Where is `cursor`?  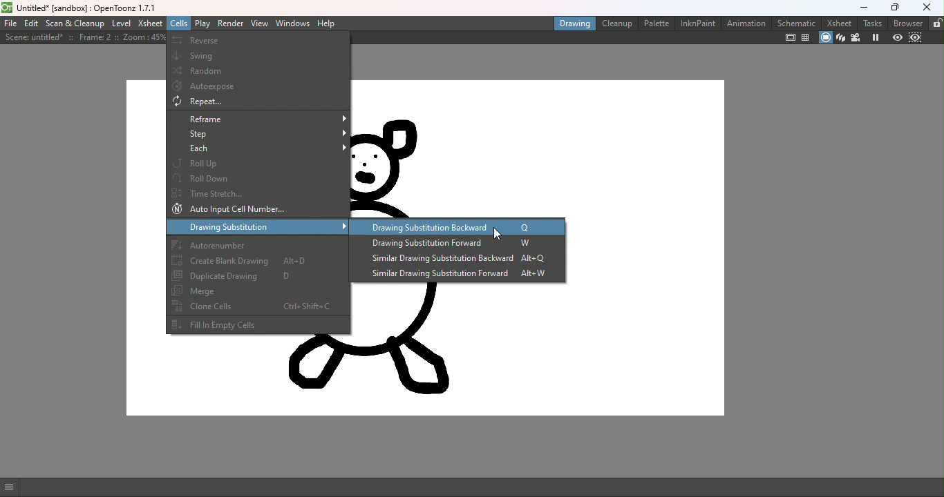 cursor is located at coordinates (501, 235).